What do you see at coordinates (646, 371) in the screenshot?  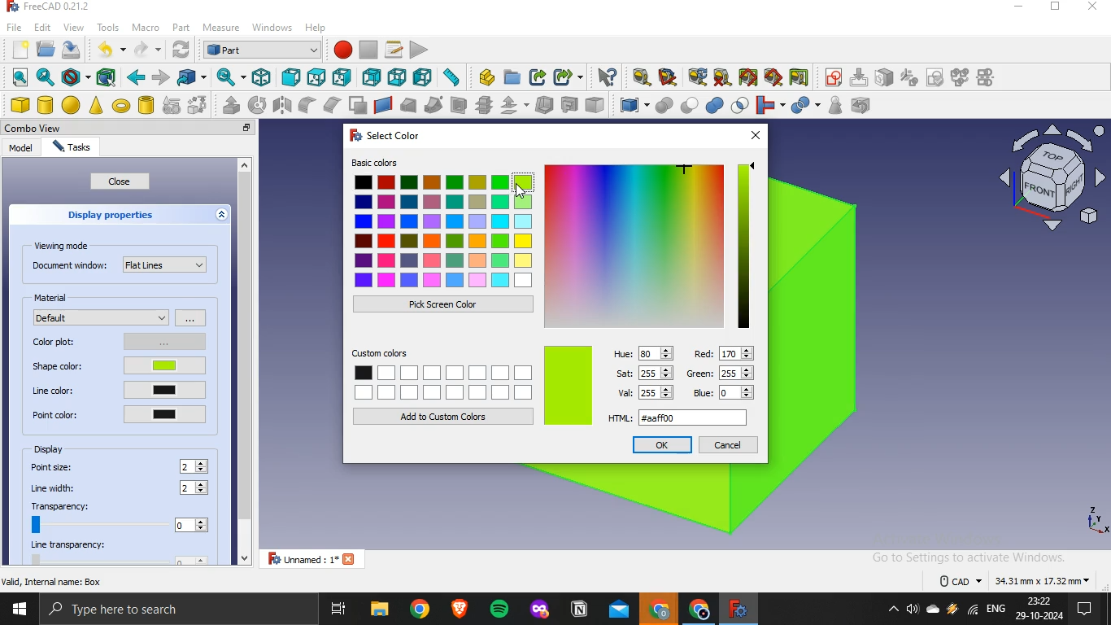 I see `sat` at bounding box center [646, 371].